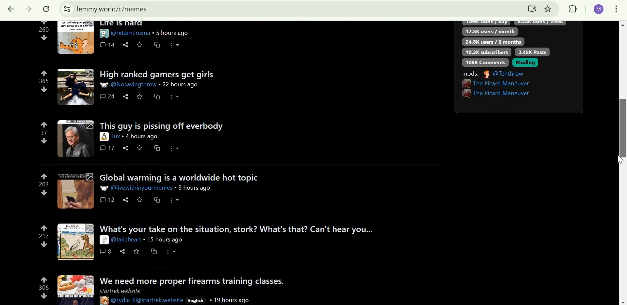 The height and width of the screenshot is (305, 627). Describe the element at coordinates (172, 251) in the screenshot. I see `more` at that location.